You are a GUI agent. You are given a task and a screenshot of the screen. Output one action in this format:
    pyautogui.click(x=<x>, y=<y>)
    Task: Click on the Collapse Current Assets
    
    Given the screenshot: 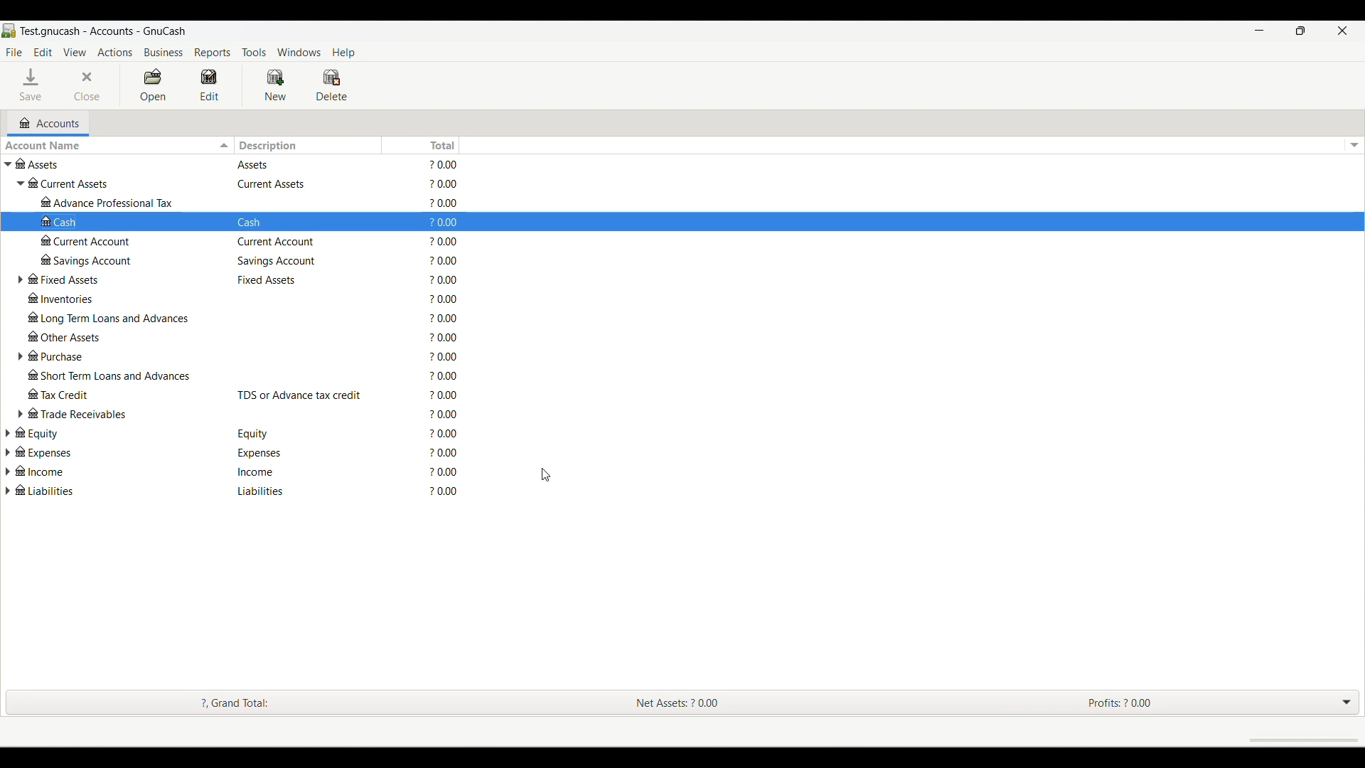 What is the action you would take?
    pyautogui.click(x=20, y=183)
    